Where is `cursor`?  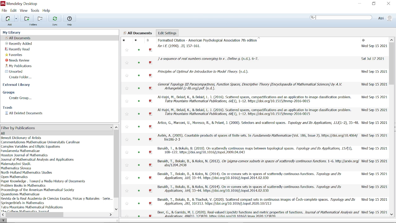
cursor is located at coordinates (316, 17).